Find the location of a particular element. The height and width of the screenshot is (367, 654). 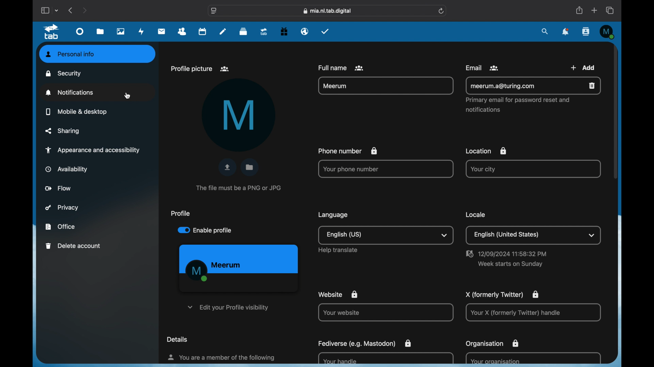

mail is located at coordinates (161, 31).